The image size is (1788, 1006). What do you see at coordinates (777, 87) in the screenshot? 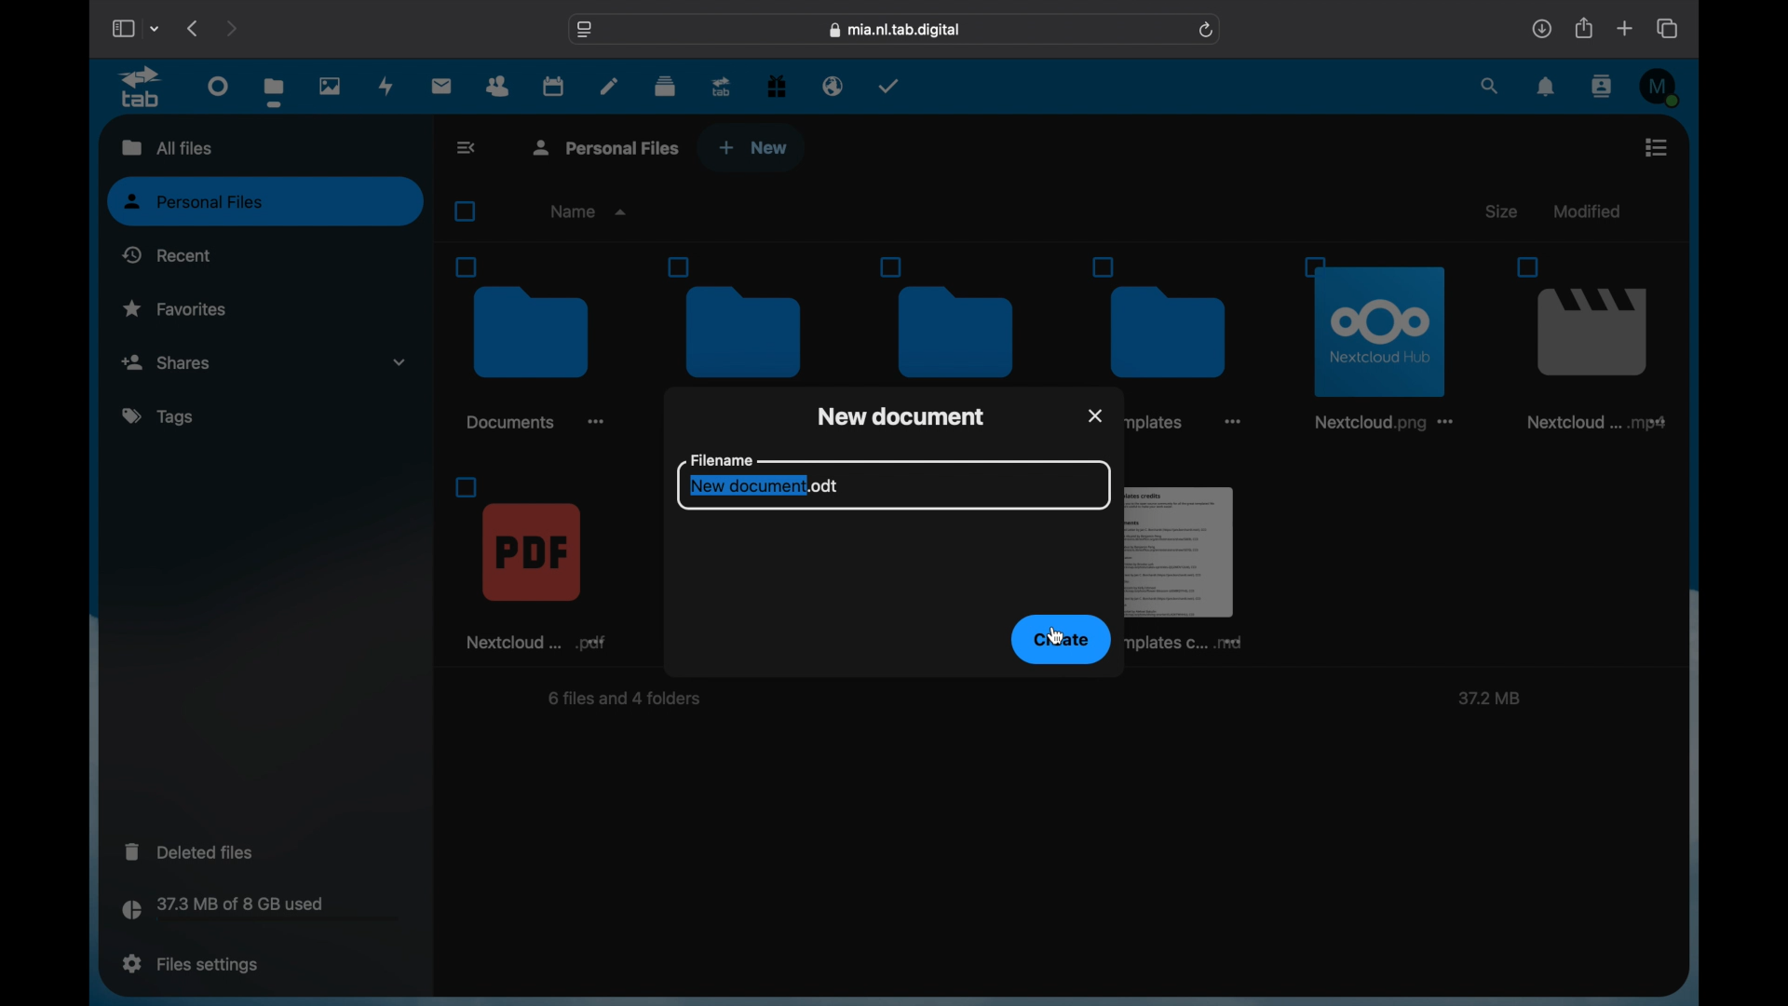
I see `free trial` at bounding box center [777, 87].